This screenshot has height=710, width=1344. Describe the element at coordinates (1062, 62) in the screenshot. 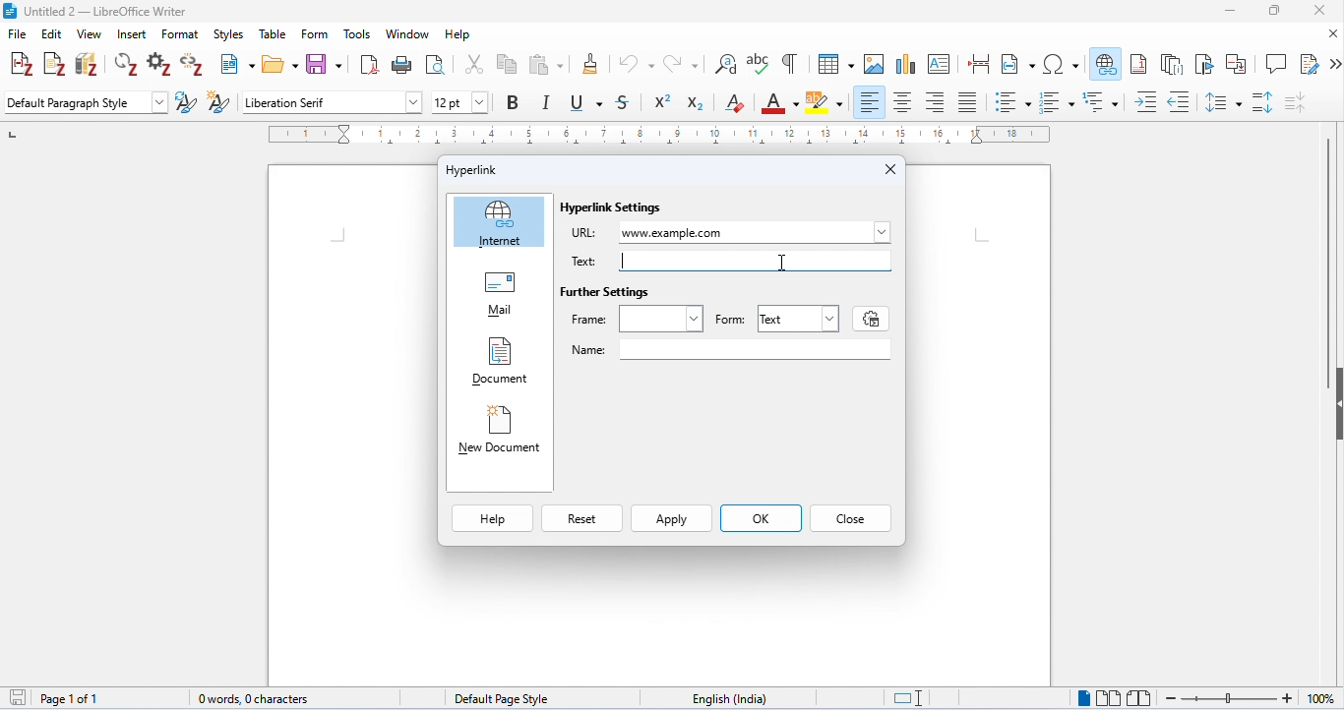

I see `insert special characters` at that location.